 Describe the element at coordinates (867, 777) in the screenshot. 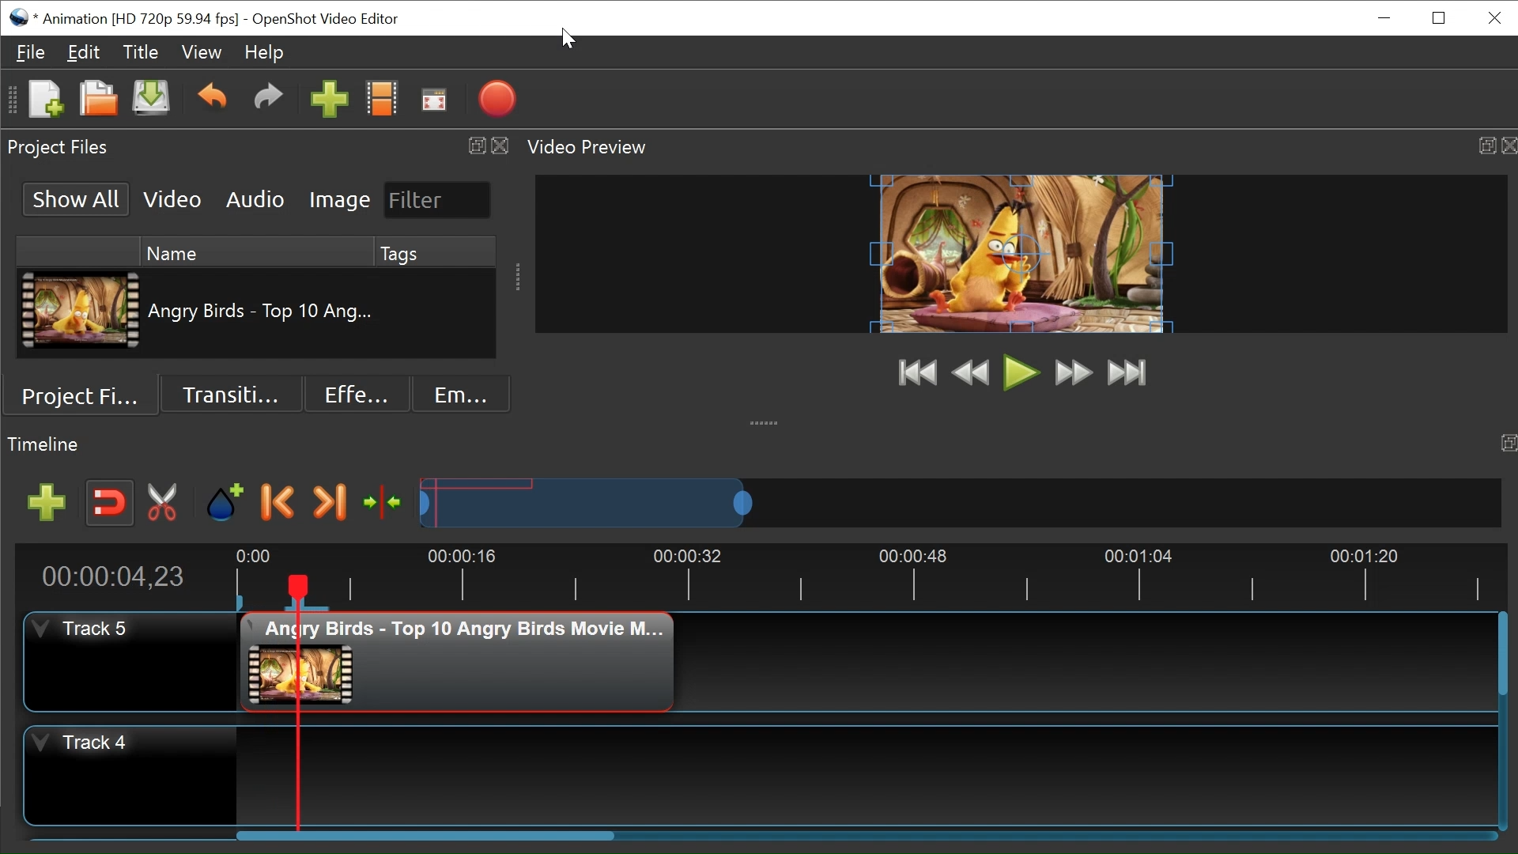

I see `Track Panel` at that location.